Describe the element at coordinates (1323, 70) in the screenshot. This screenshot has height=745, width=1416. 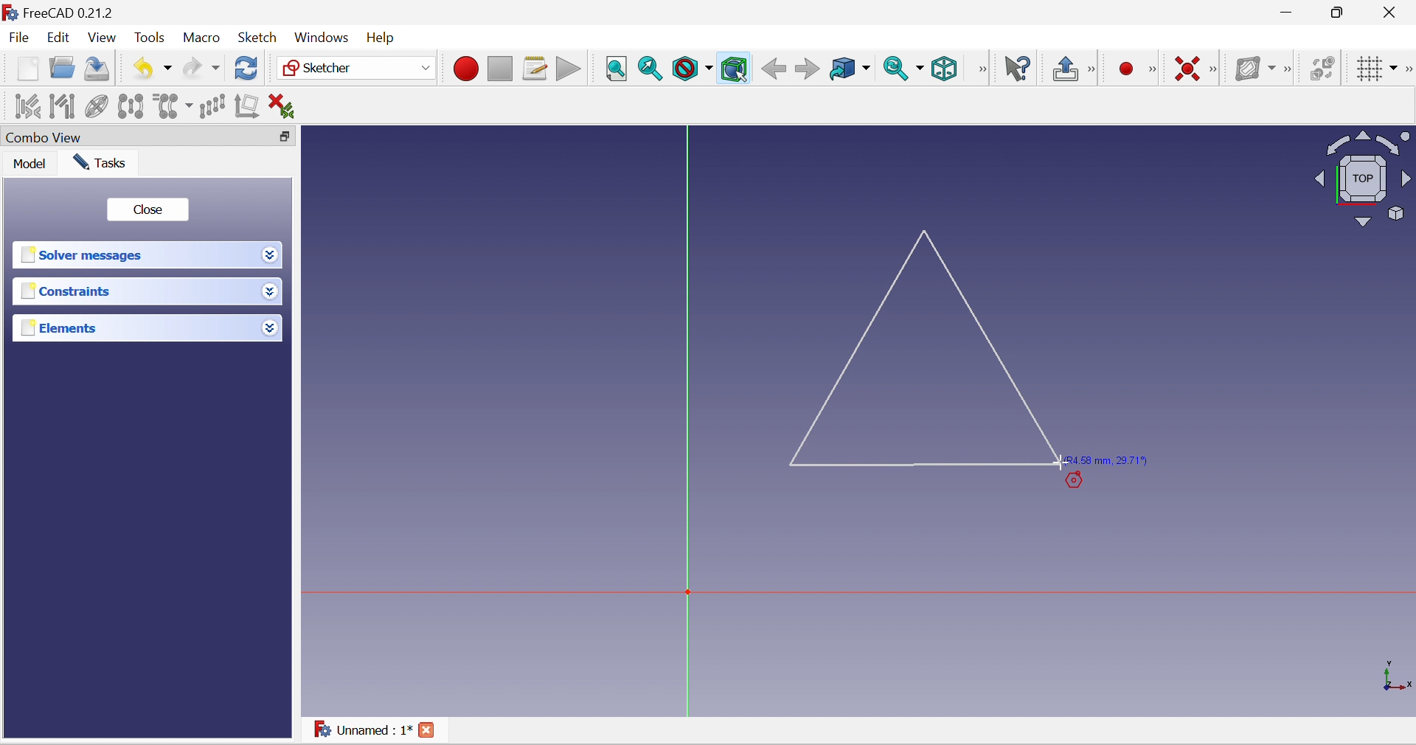
I see `Switch virtual space` at that location.